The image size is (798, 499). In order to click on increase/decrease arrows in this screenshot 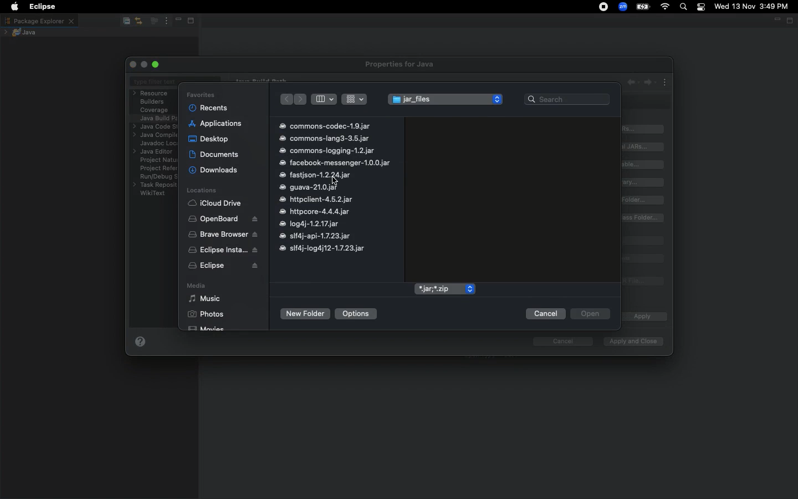, I will do `click(469, 289)`.